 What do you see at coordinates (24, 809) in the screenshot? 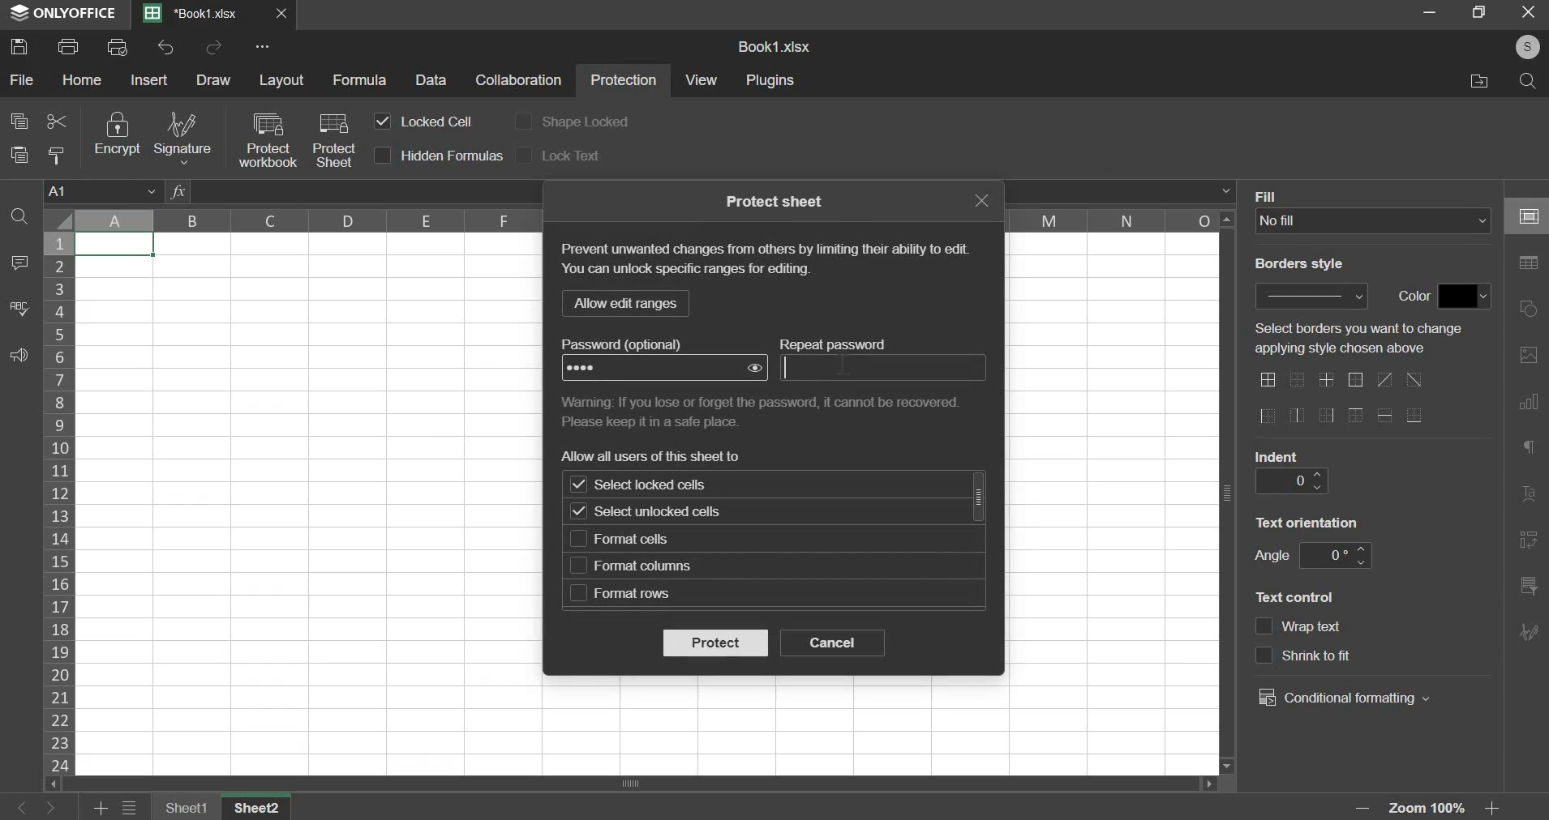
I see `left` at bounding box center [24, 809].